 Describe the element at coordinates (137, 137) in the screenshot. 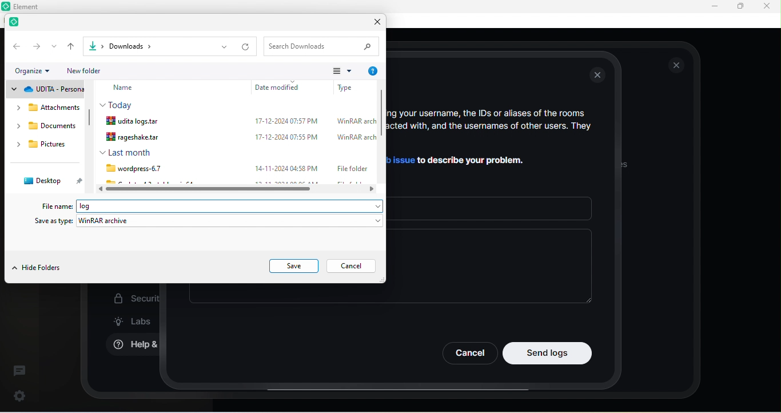

I see `rageshake.tar` at that location.